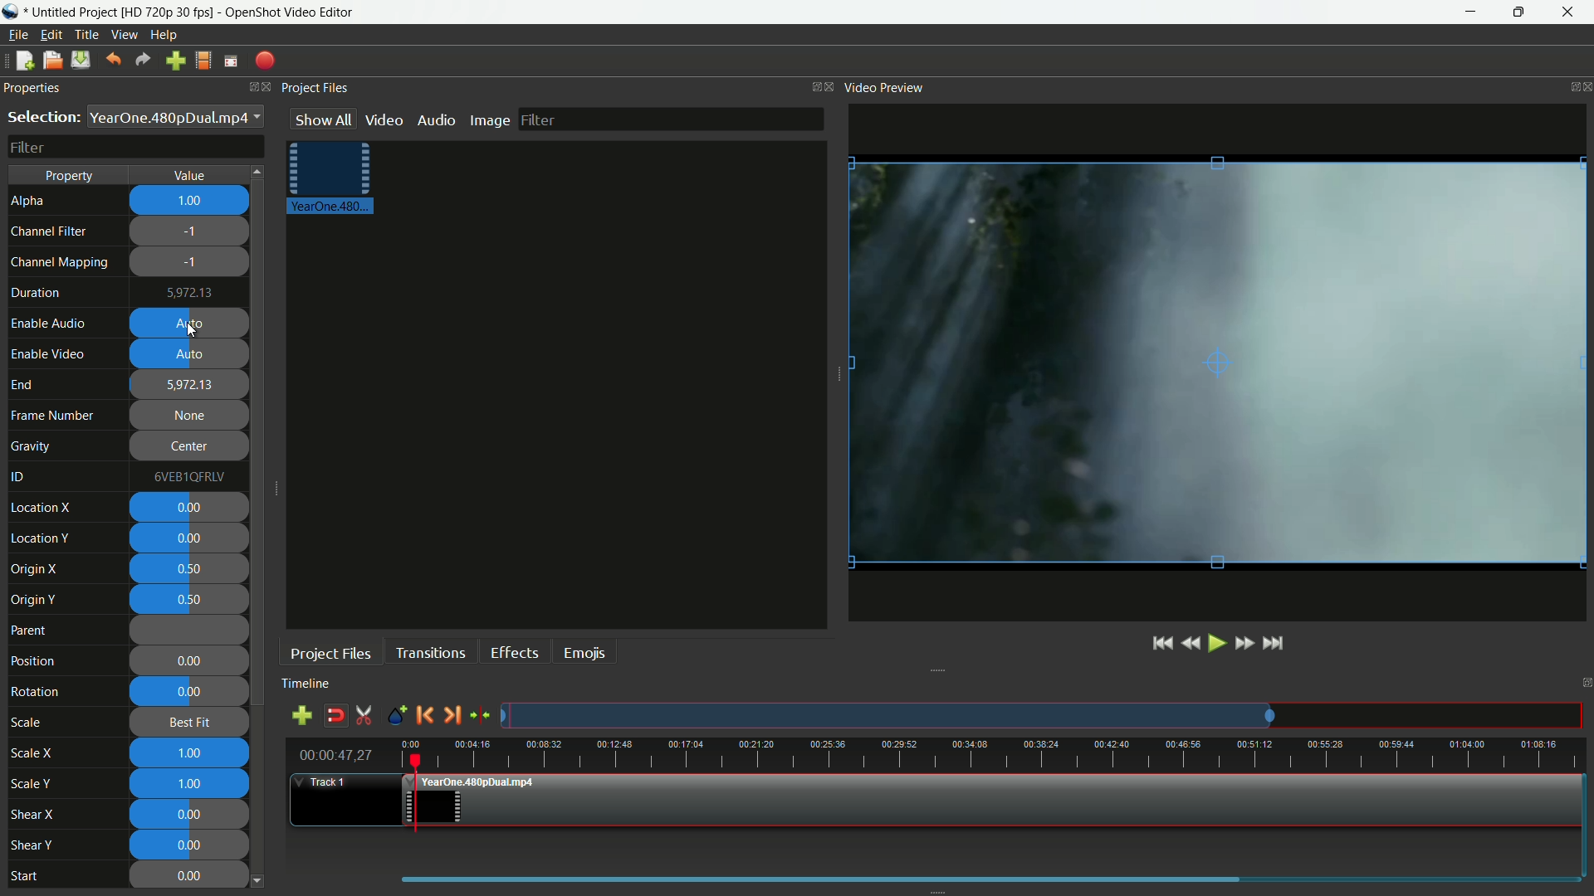  Describe the element at coordinates (53, 416) in the screenshot. I see `frame number` at that location.